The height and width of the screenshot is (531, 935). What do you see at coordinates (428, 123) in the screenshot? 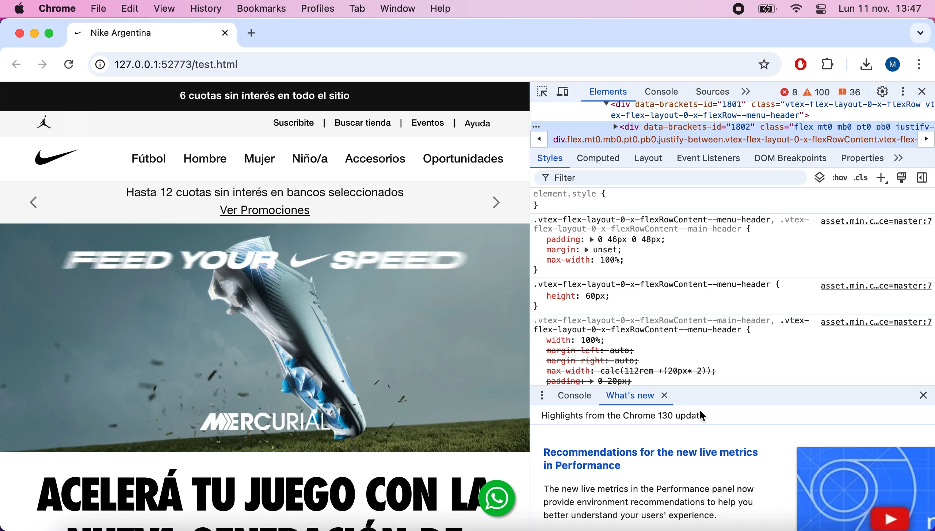
I see `Eventos` at bounding box center [428, 123].